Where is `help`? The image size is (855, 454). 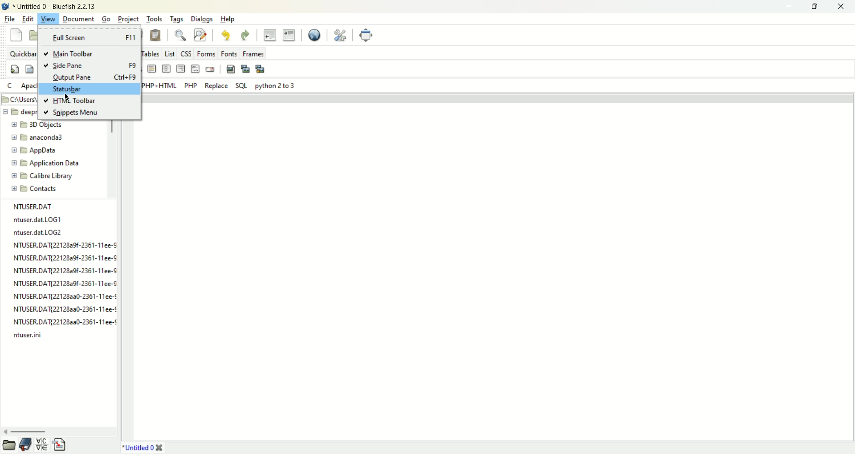
help is located at coordinates (227, 19).